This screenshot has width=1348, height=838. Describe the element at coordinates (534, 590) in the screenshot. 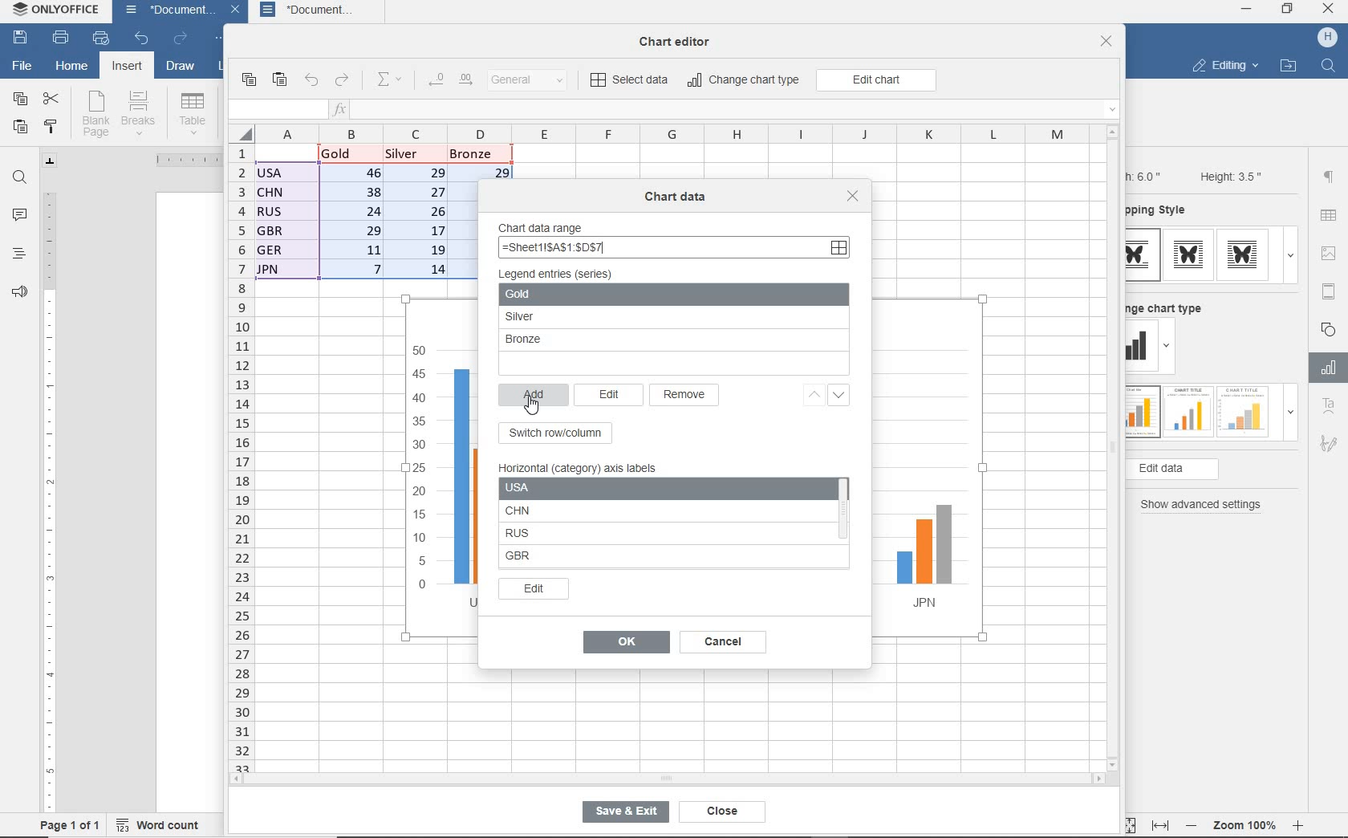

I see `edit` at that location.